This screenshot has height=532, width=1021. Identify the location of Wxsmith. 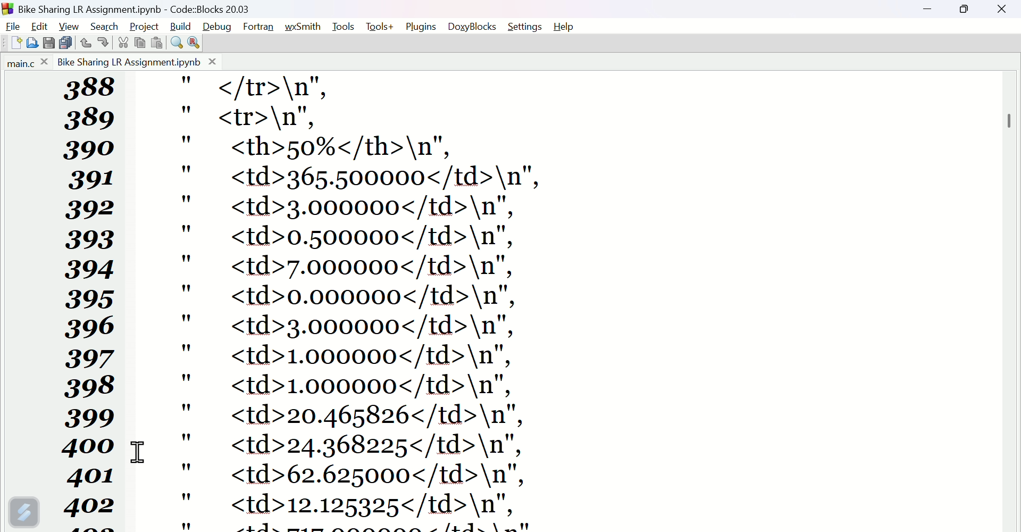
(303, 26).